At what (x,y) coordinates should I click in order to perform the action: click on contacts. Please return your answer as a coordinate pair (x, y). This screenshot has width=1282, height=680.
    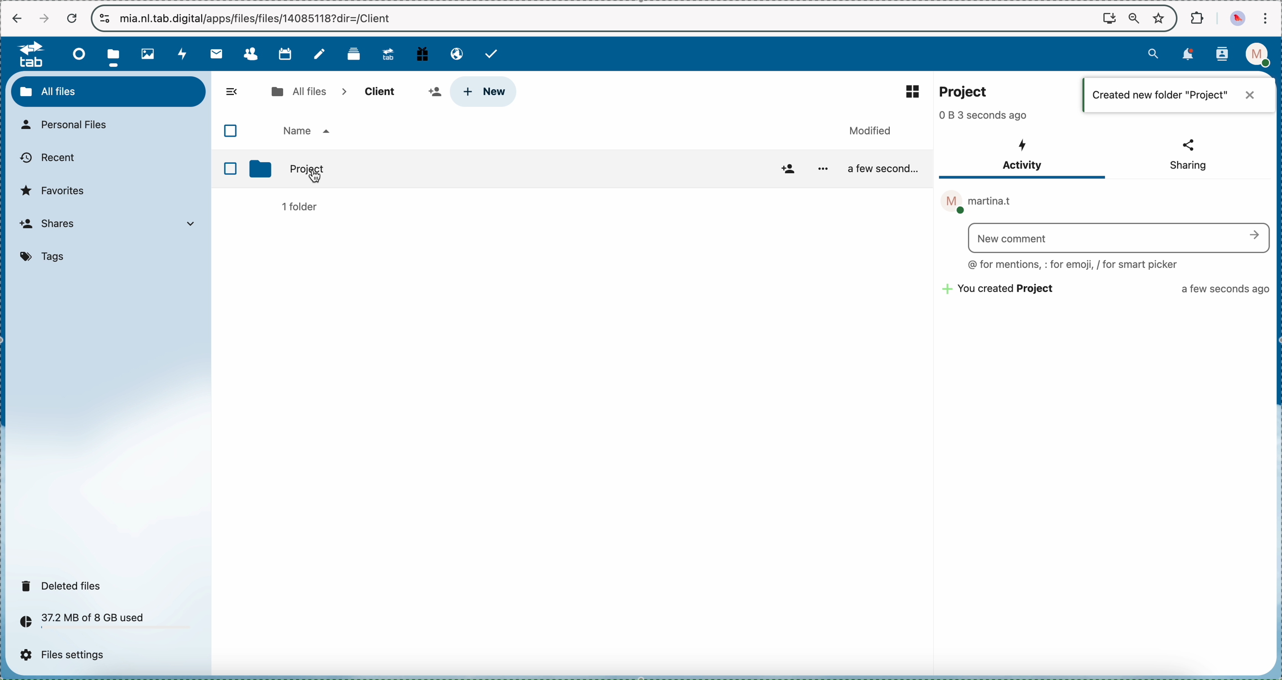
    Looking at the image, I should click on (250, 54).